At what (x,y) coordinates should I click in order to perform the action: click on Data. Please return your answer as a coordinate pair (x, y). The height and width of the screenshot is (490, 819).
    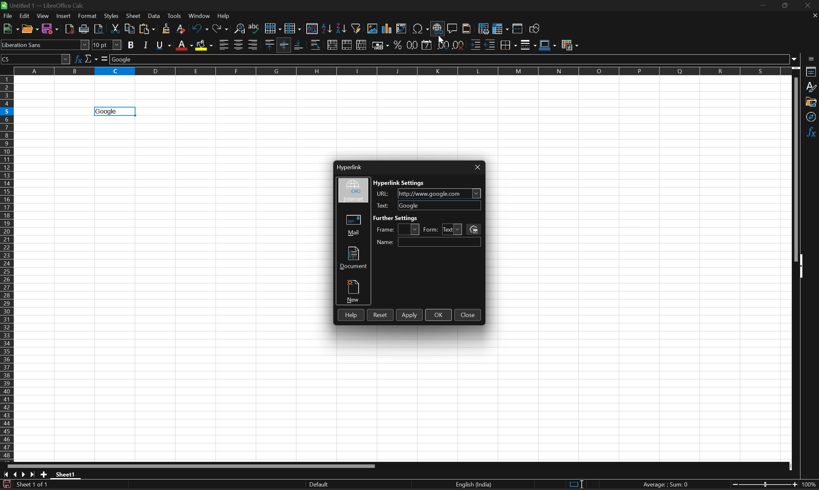
    Looking at the image, I should click on (155, 16).